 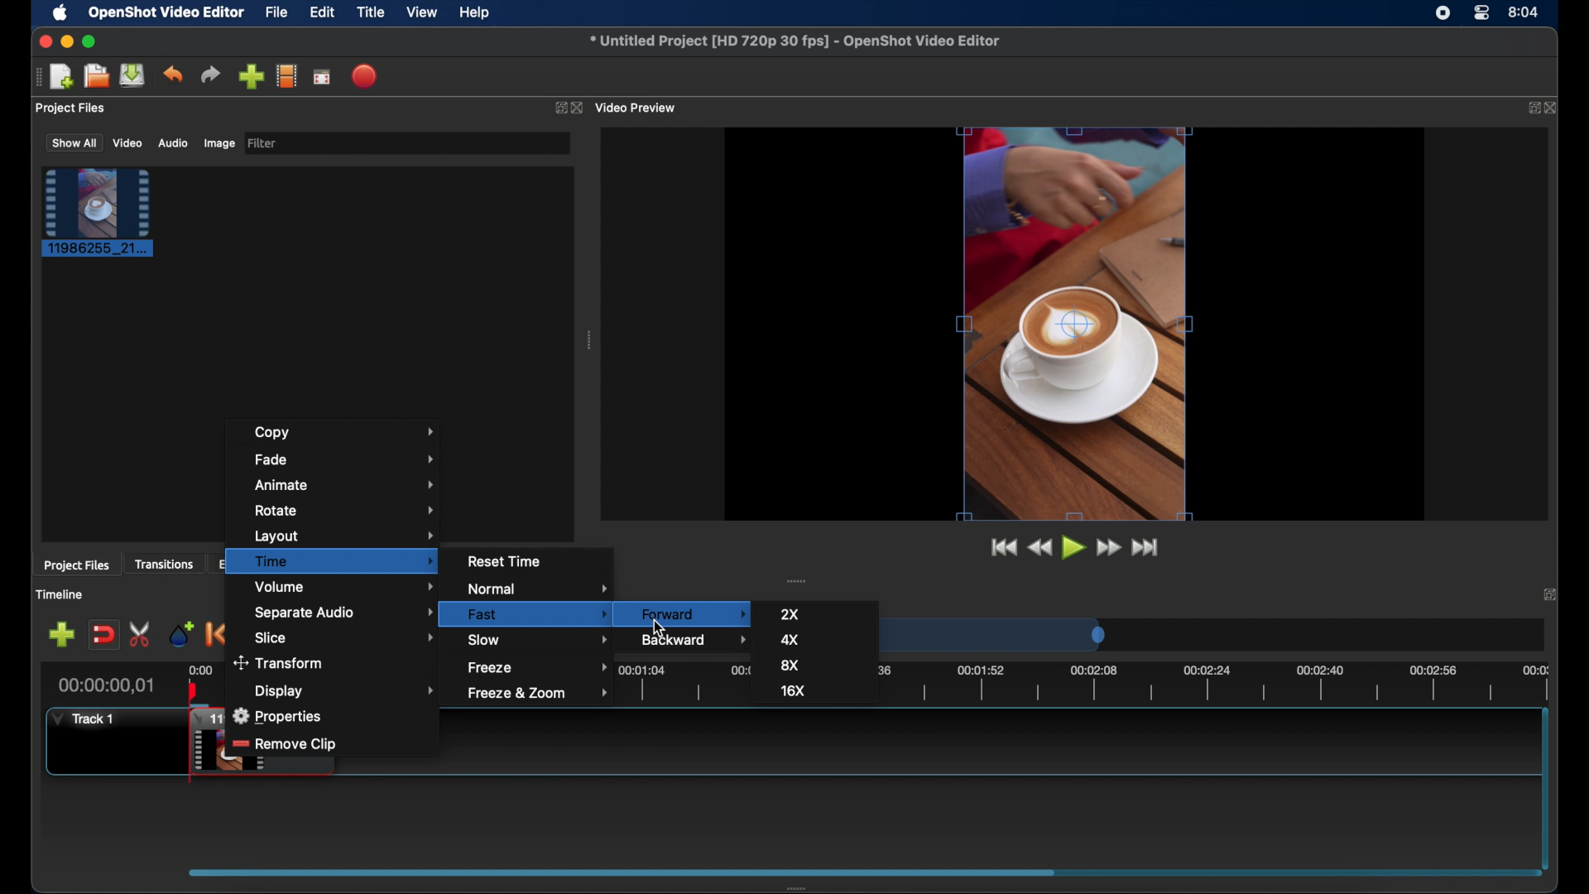 What do you see at coordinates (286, 77) in the screenshot?
I see `explore profiles` at bounding box center [286, 77].